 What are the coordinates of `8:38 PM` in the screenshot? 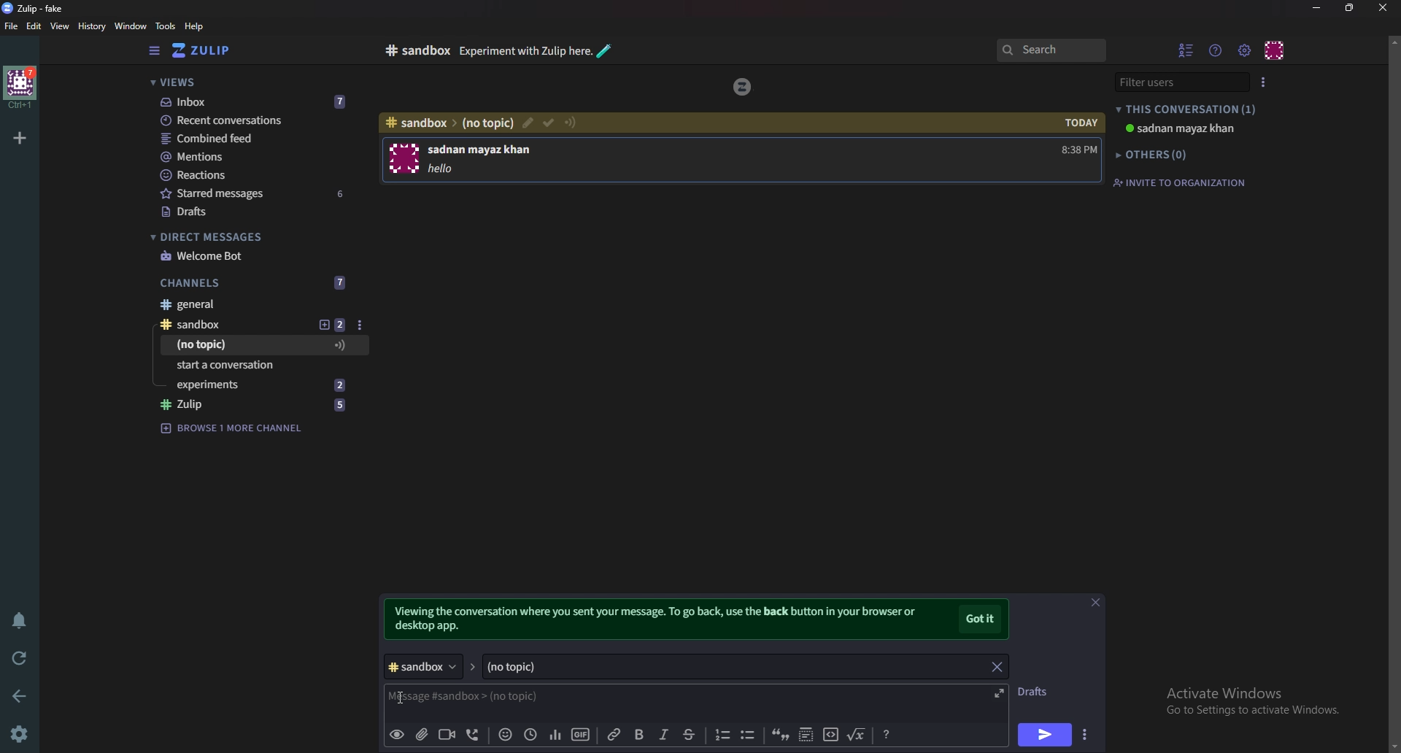 It's located at (1076, 150).